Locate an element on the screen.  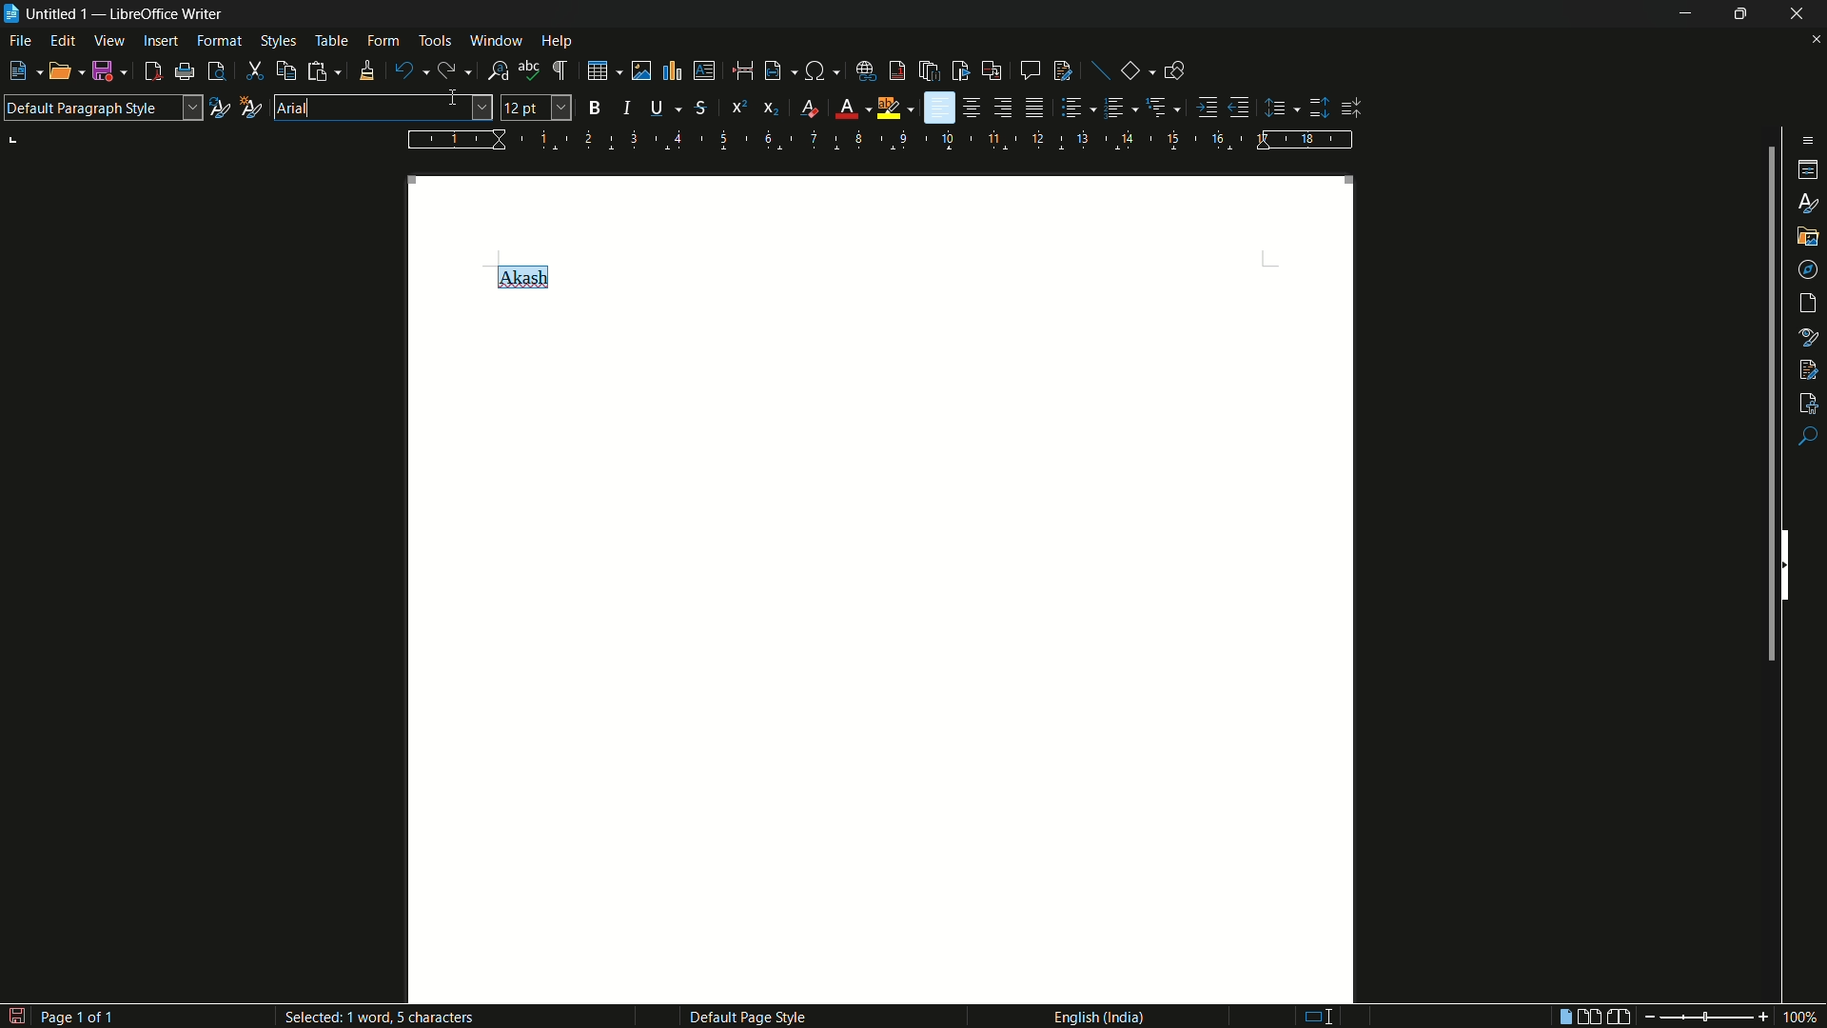
Page 1 of 1 is located at coordinates (61, 1013).